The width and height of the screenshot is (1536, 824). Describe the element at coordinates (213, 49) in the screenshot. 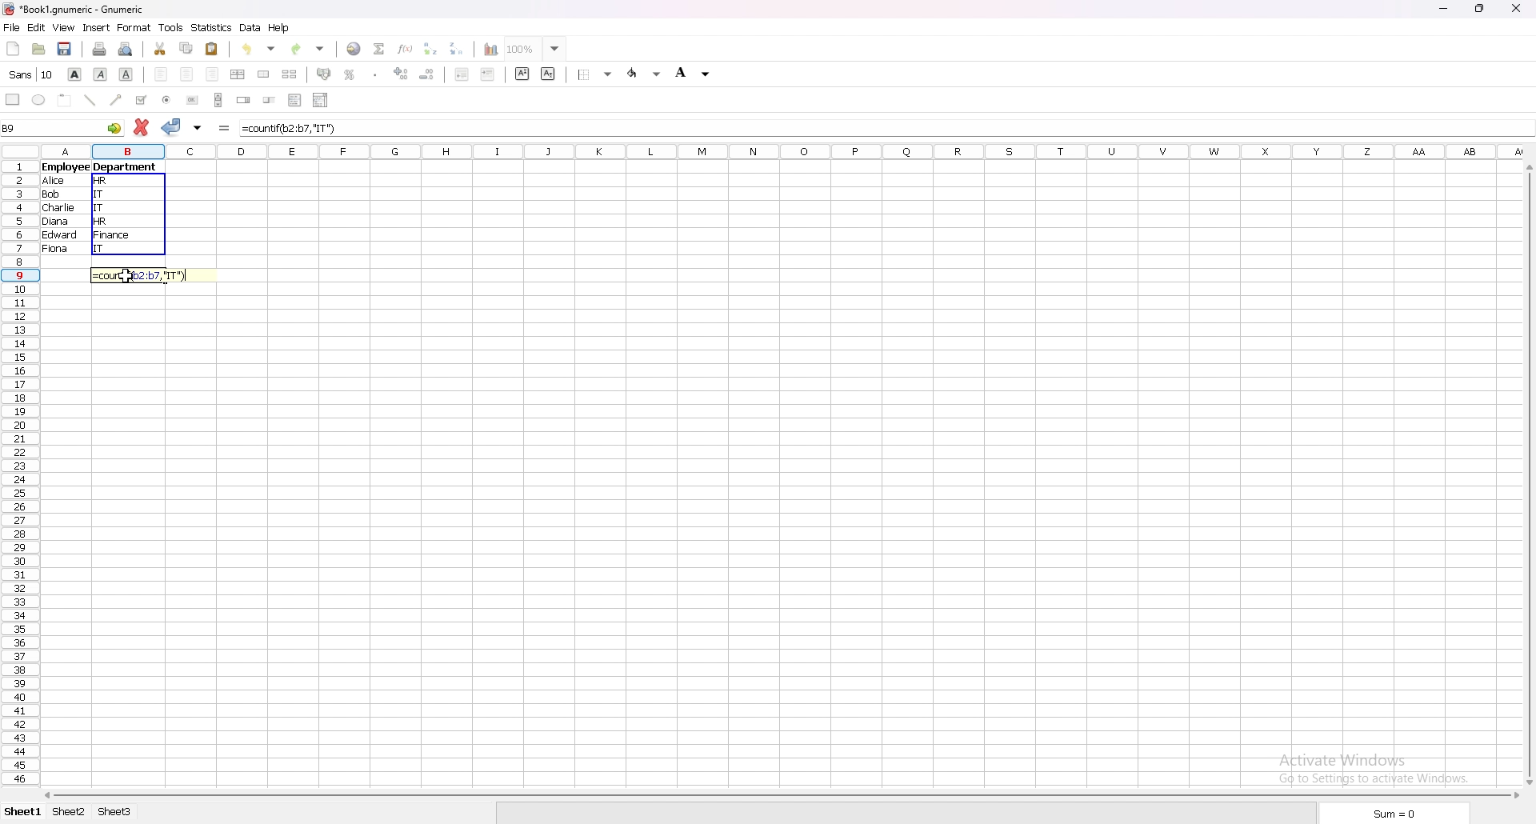

I see `paste` at that location.